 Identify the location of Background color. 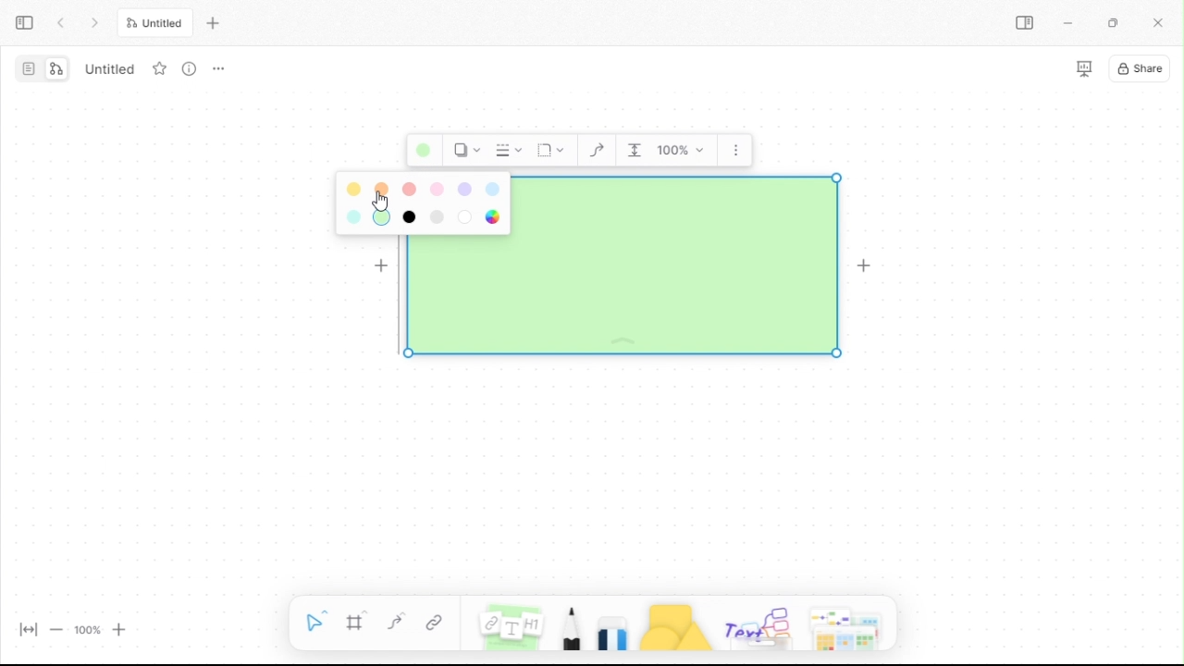
(424, 151).